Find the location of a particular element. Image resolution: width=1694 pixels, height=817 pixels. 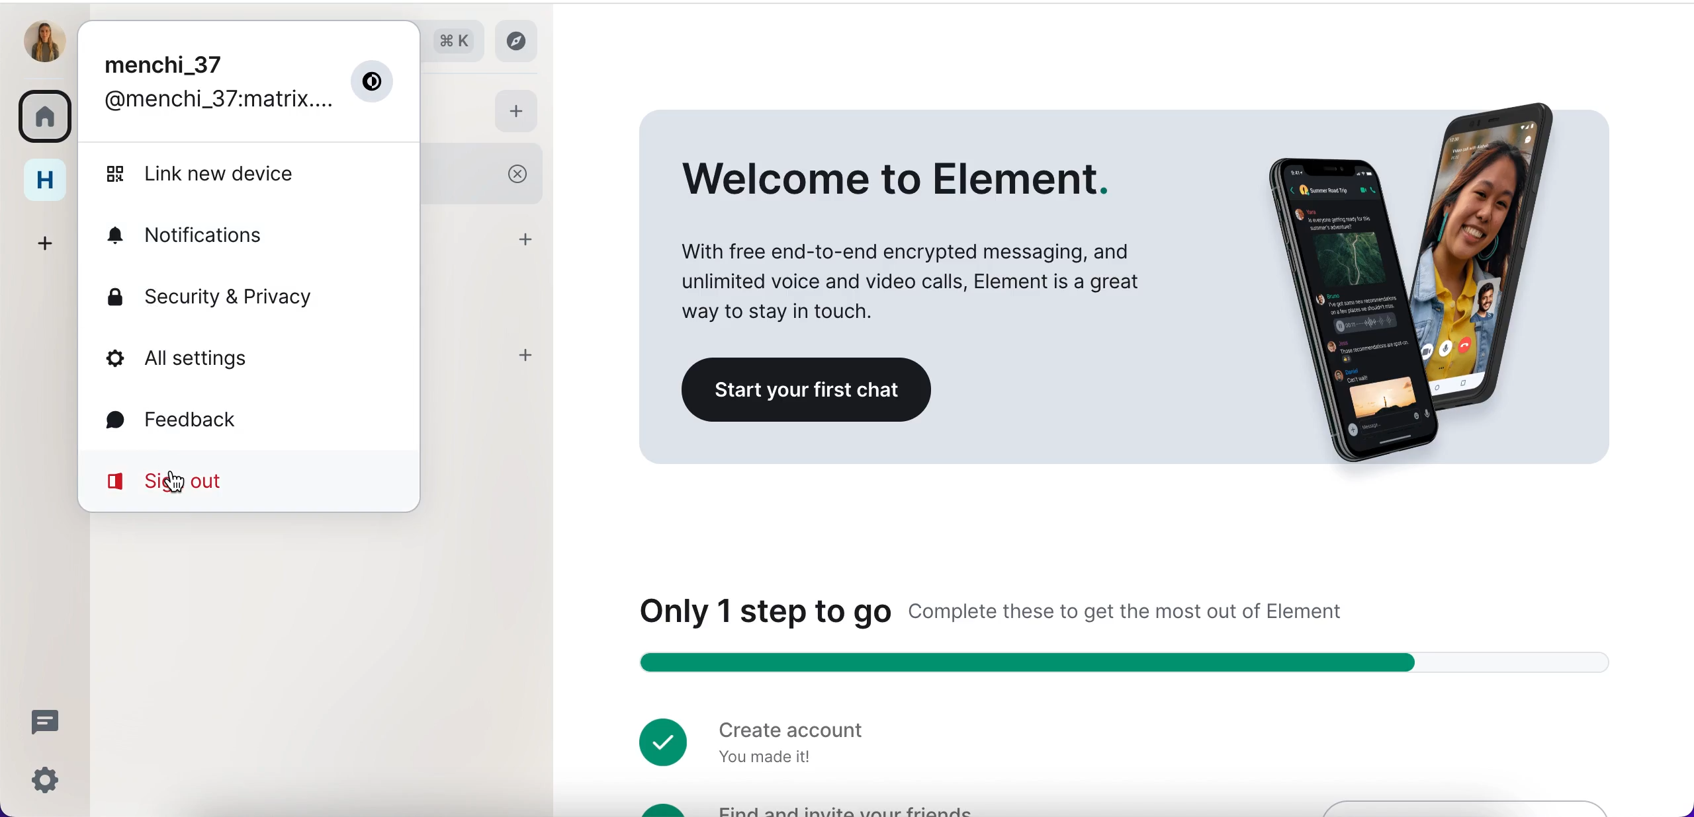

add is located at coordinates (519, 112).